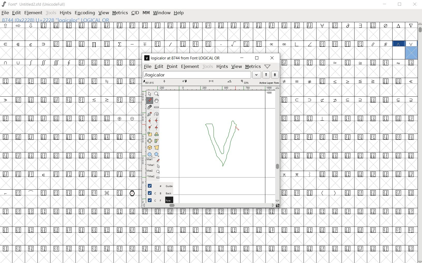 This screenshot has width=422, height=263. I want to click on add a curve point always either horizontal or vertical, so click(149, 120).